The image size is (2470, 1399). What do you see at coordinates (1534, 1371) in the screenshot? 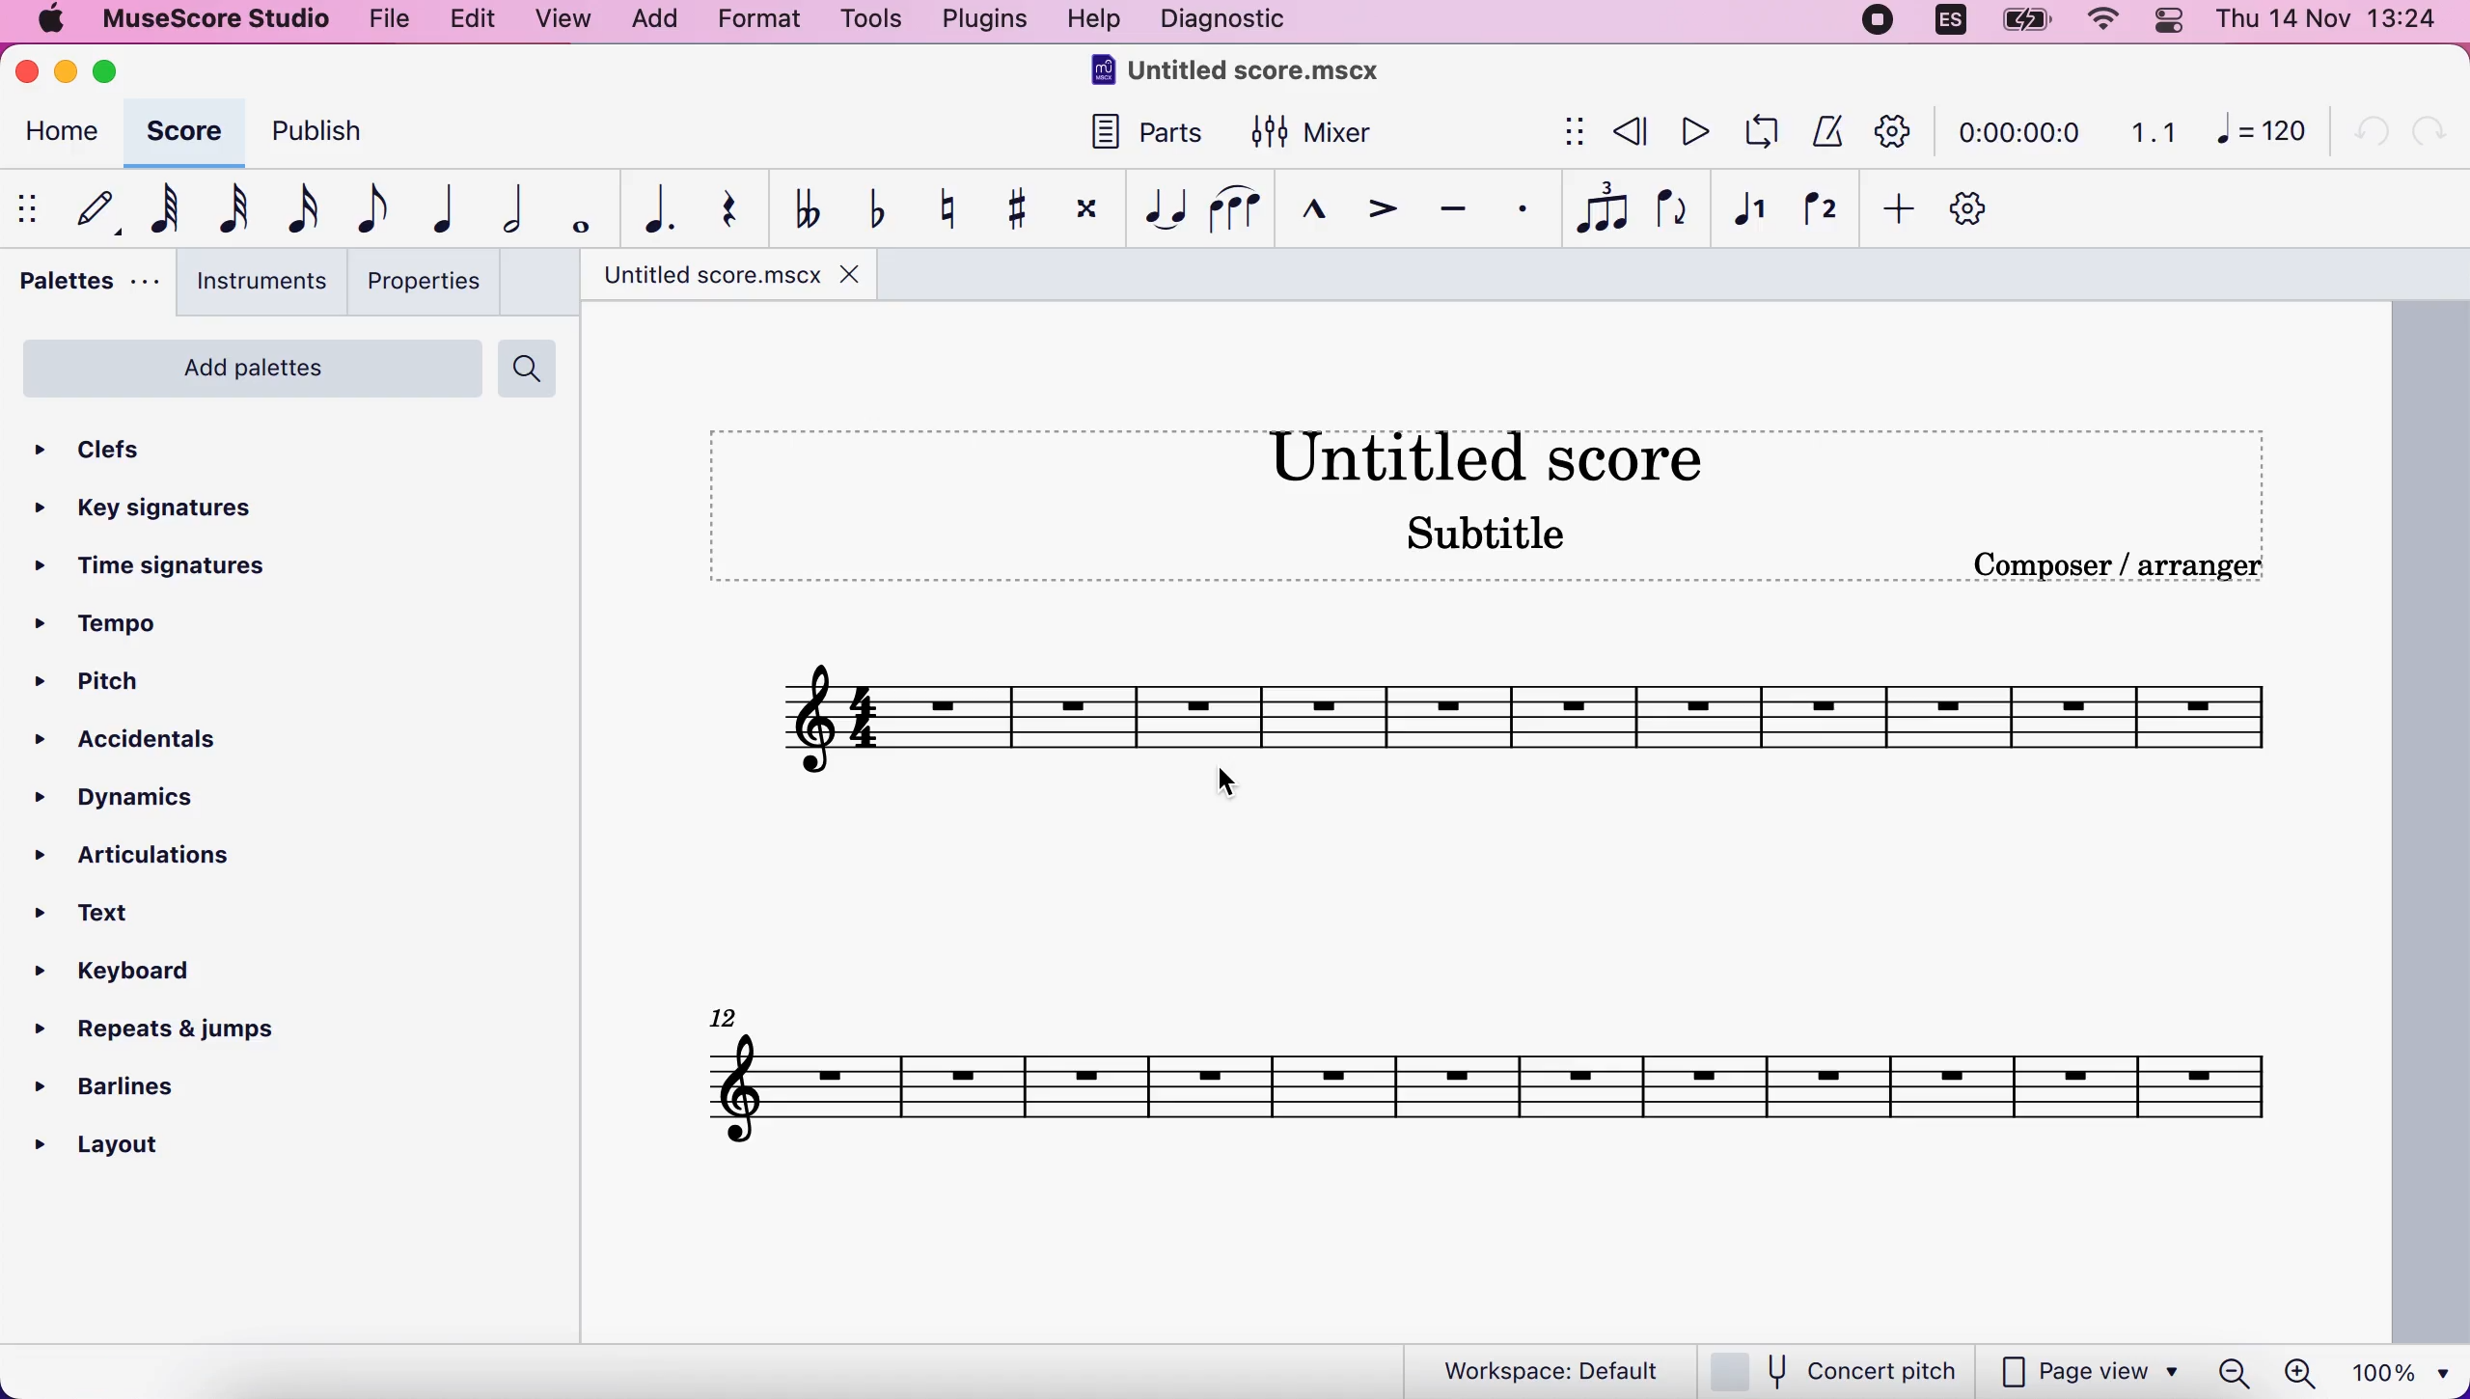
I see `workspace: default` at bounding box center [1534, 1371].